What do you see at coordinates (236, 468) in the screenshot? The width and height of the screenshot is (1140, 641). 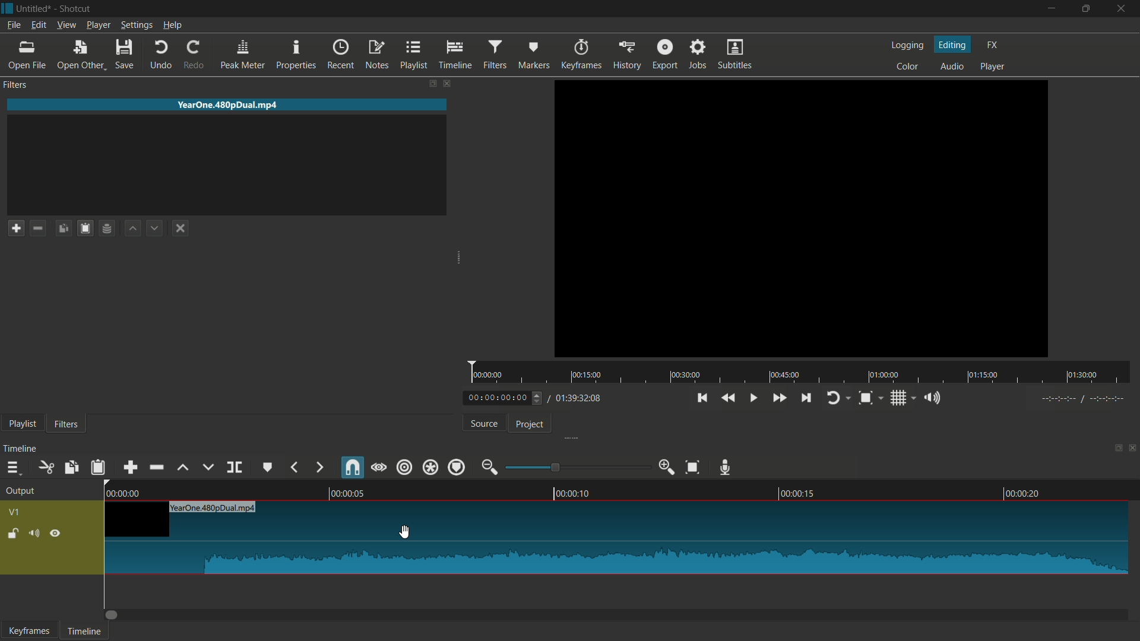 I see `split at playhead` at bounding box center [236, 468].